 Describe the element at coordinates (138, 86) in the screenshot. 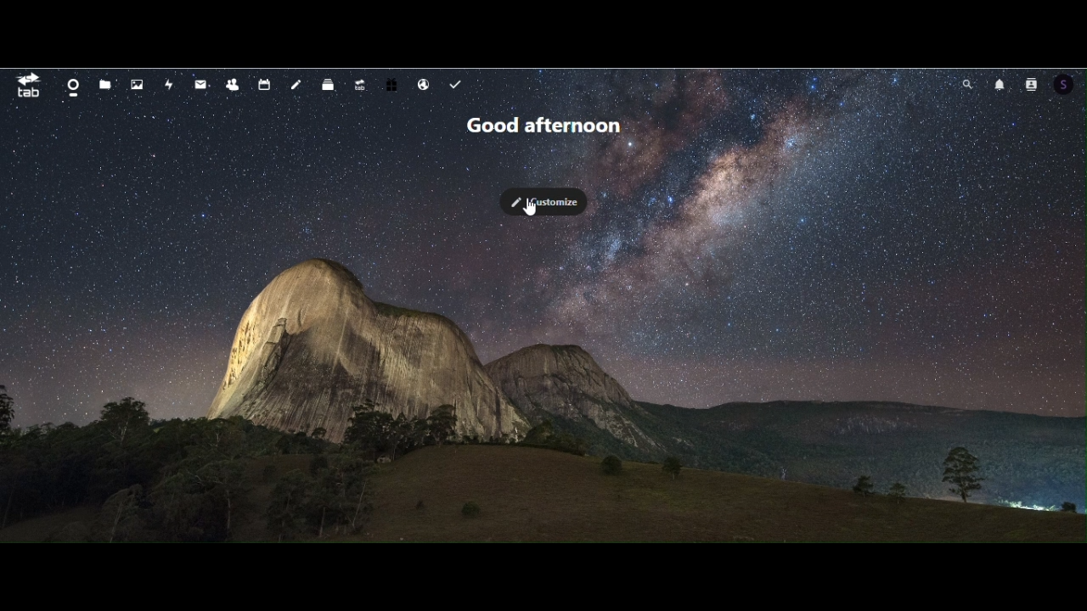

I see `Photos` at that location.